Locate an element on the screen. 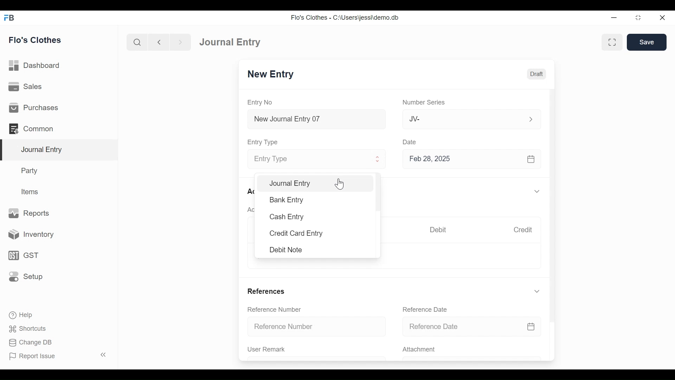 Image resolution: width=675 pixels, height=380 pixels. Save is located at coordinates (647, 42).